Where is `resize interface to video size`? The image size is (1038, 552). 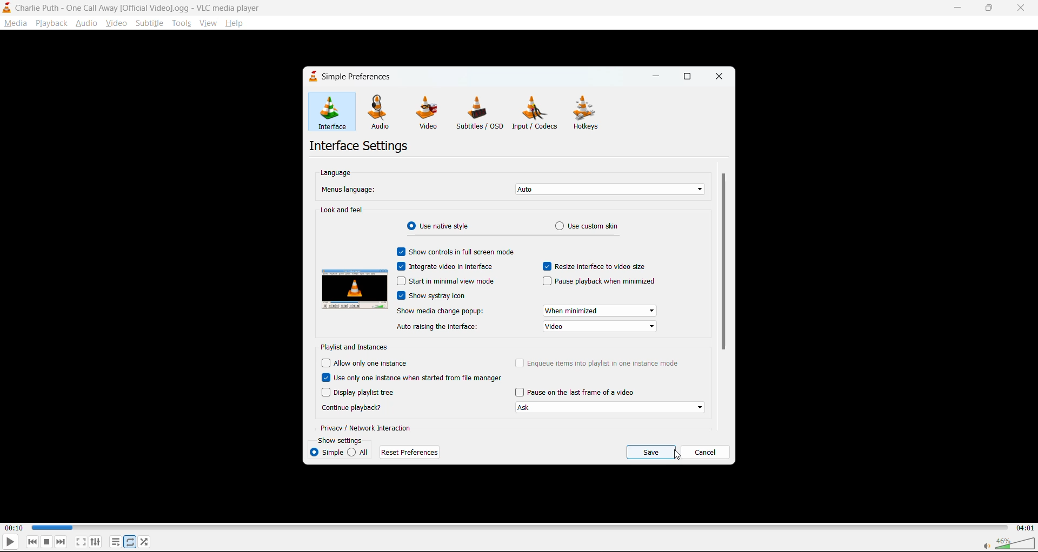
resize interface to video size is located at coordinates (600, 267).